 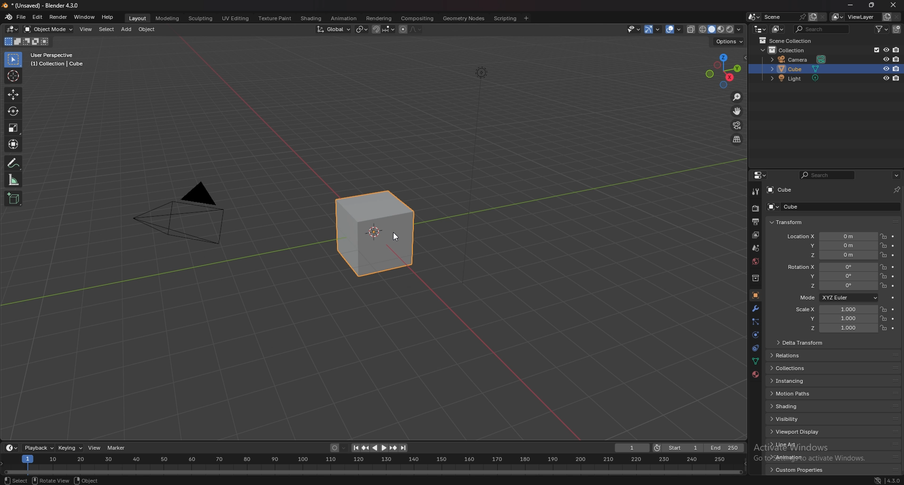 I want to click on custom properties, so click(x=801, y=470).